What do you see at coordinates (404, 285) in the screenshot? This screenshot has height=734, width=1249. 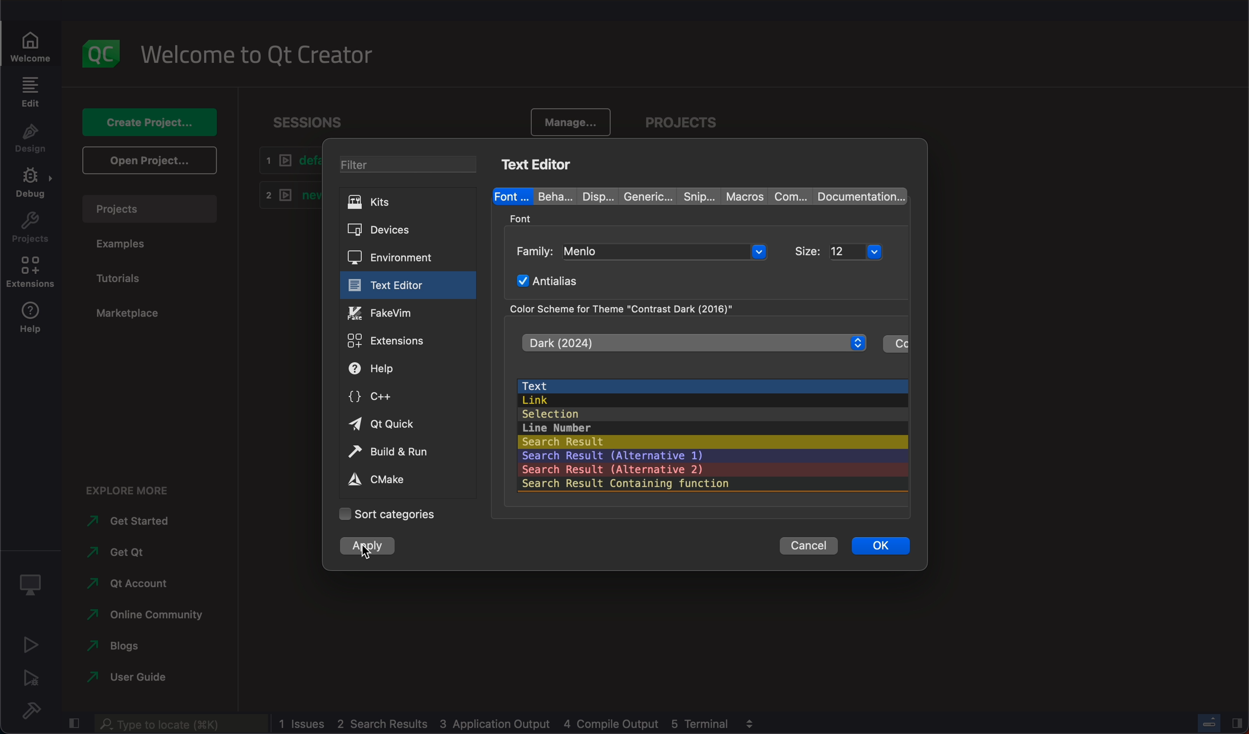 I see `text editor` at bounding box center [404, 285].